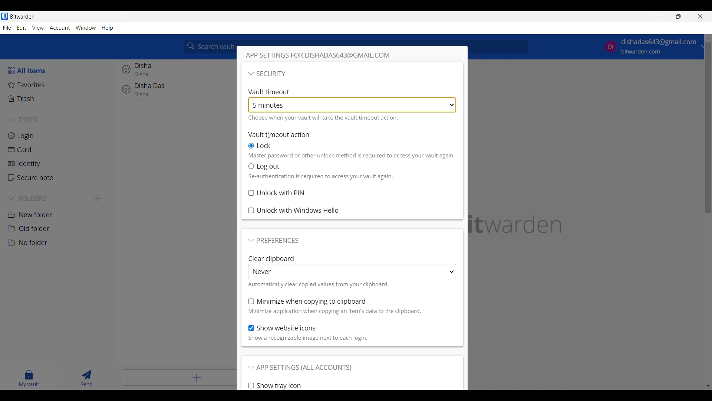 The image size is (712, 401). I want to click on Account menu, so click(60, 28).